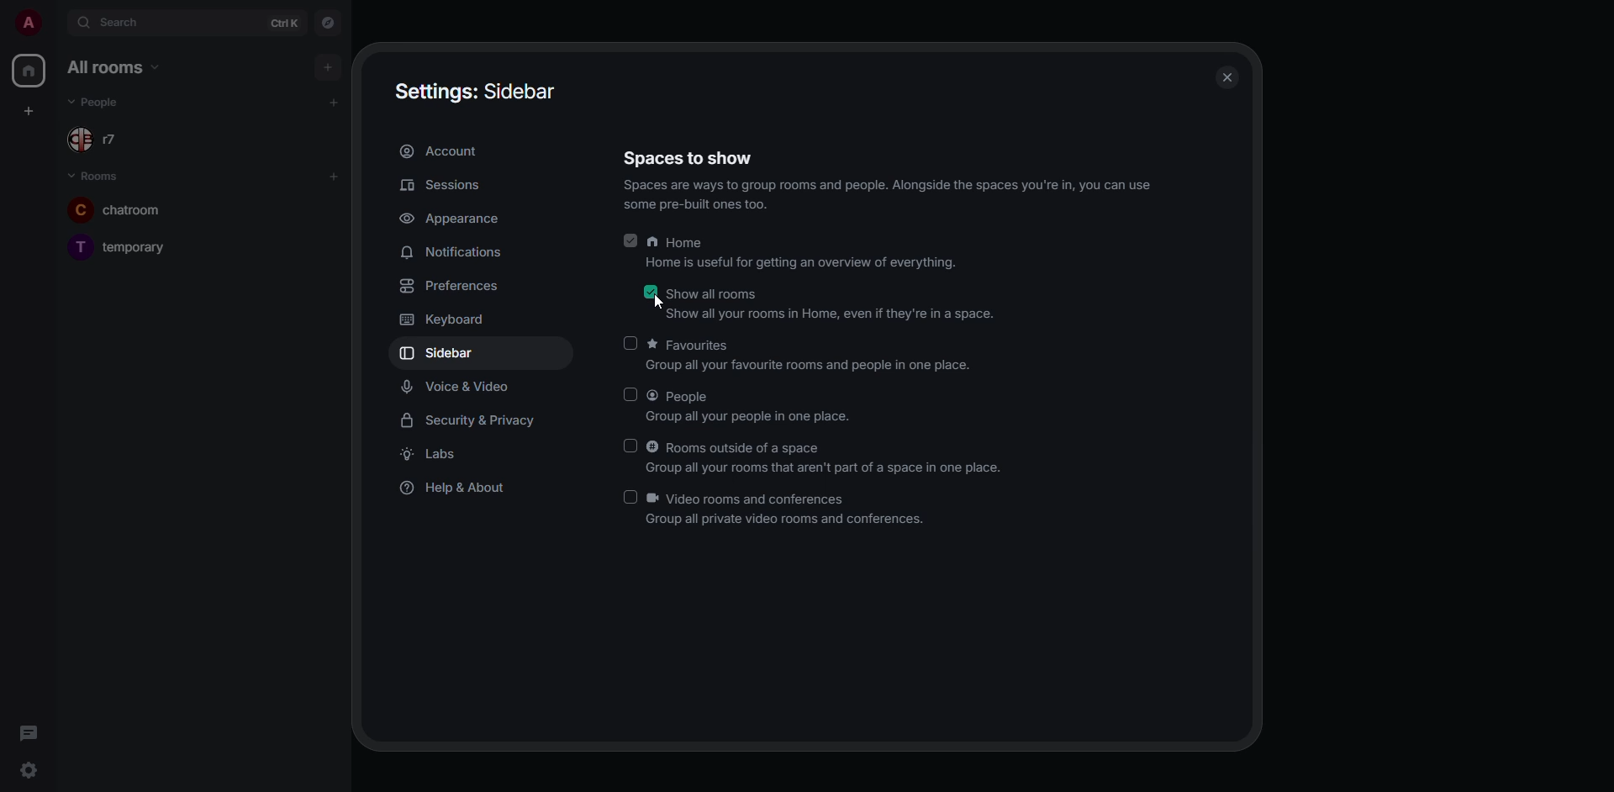 This screenshot has width=1614, height=792. I want to click on click to enable, so click(626, 394).